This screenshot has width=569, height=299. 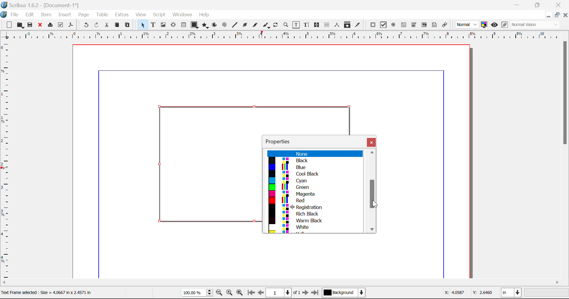 I want to click on Measurements, so click(x=338, y=25).